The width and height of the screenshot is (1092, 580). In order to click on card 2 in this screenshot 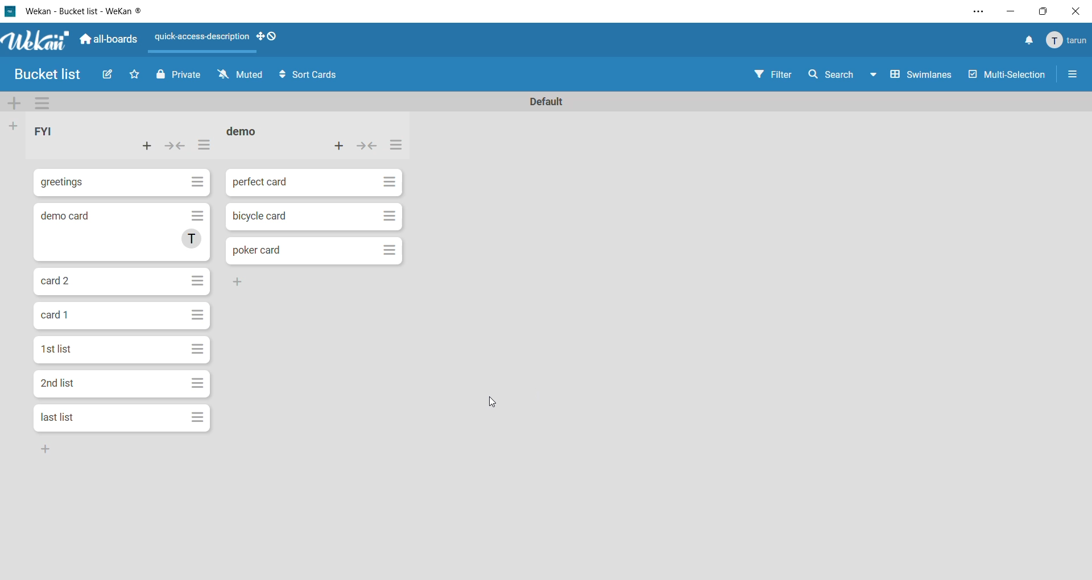, I will do `click(125, 280)`.